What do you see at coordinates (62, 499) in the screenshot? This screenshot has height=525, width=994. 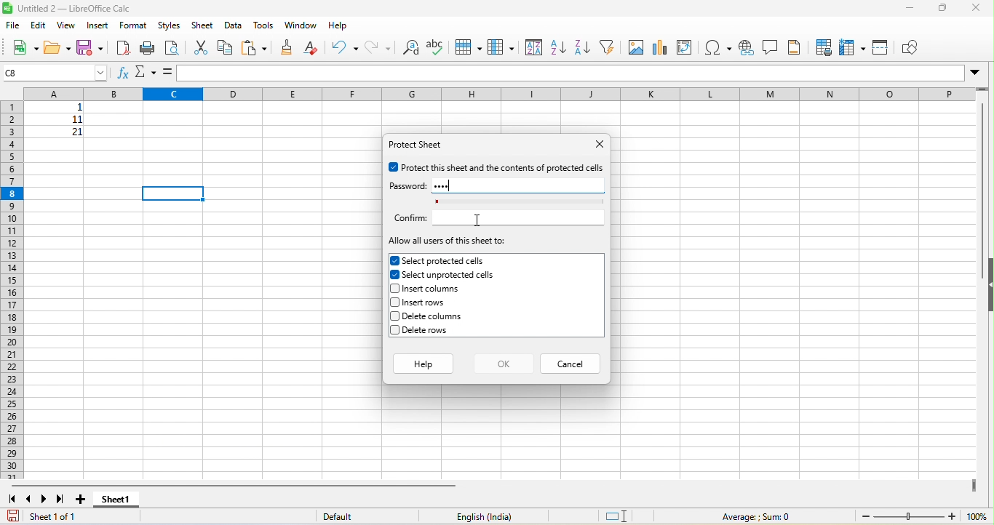 I see `last sheet` at bounding box center [62, 499].